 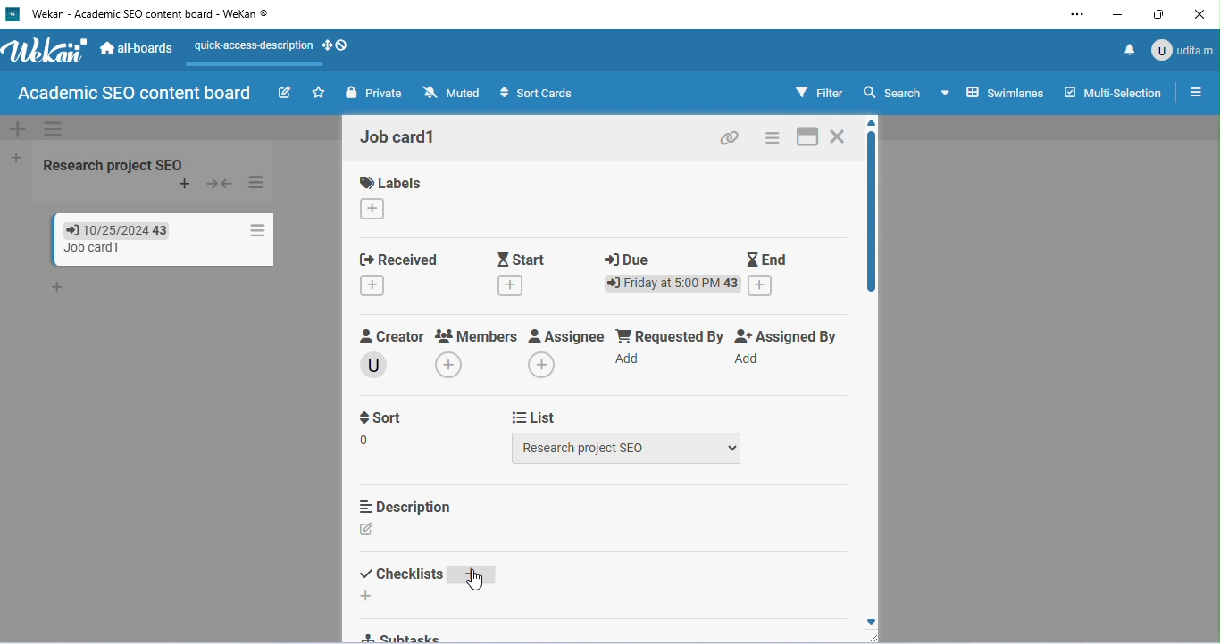 I want to click on list, so click(x=536, y=416).